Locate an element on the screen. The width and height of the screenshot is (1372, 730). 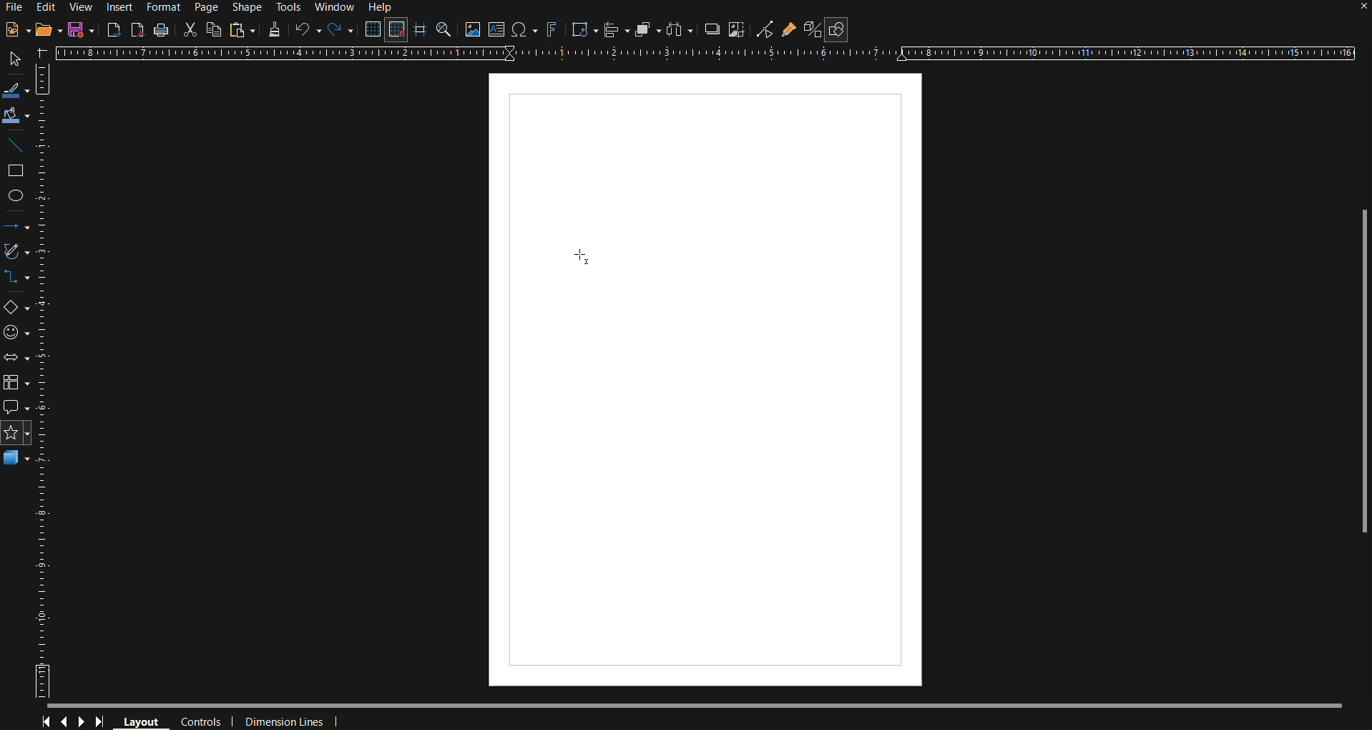
Layout is located at coordinates (141, 720).